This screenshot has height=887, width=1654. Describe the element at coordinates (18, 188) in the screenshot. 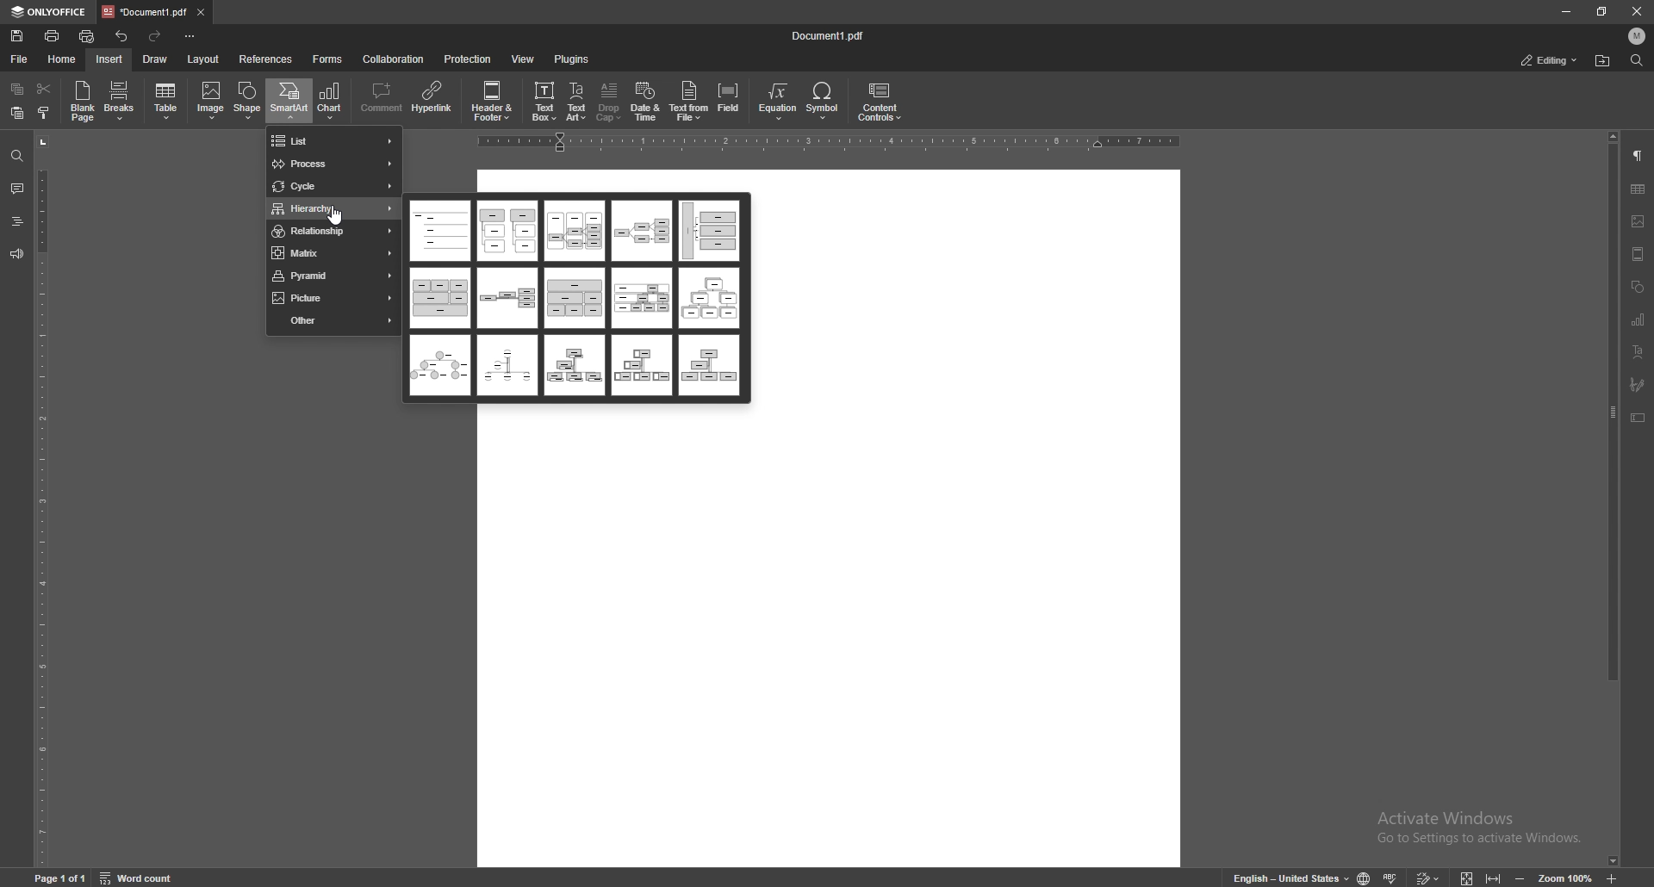

I see `comment` at that location.